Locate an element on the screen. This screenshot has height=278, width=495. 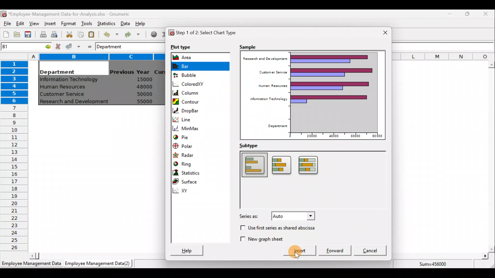
Bubble is located at coordinates (192, 76).